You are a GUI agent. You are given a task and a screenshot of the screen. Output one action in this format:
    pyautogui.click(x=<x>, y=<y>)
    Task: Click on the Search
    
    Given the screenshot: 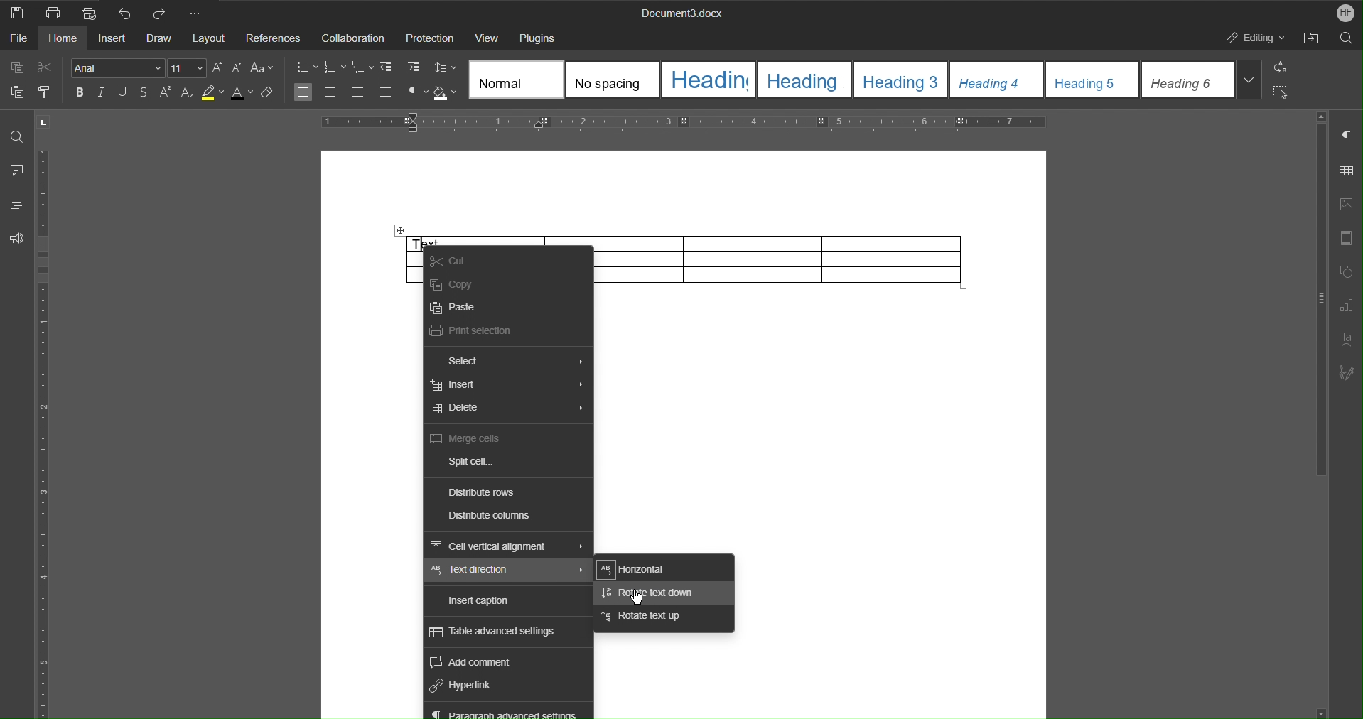 What is the action you would take?
    pyautogui.click(x=1347, y=38)
    